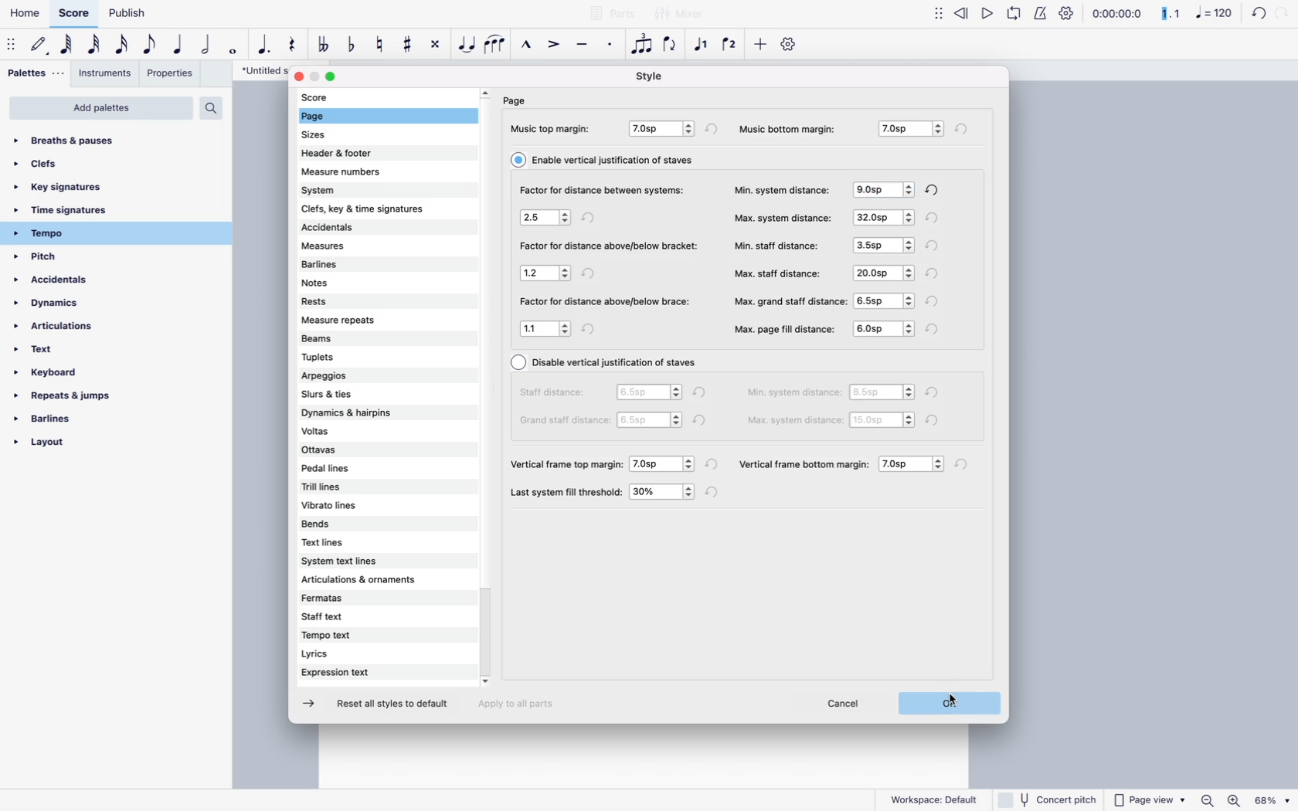 This screenshot has height=811, width=1298. I want to click on refresh, so click(714, 466).